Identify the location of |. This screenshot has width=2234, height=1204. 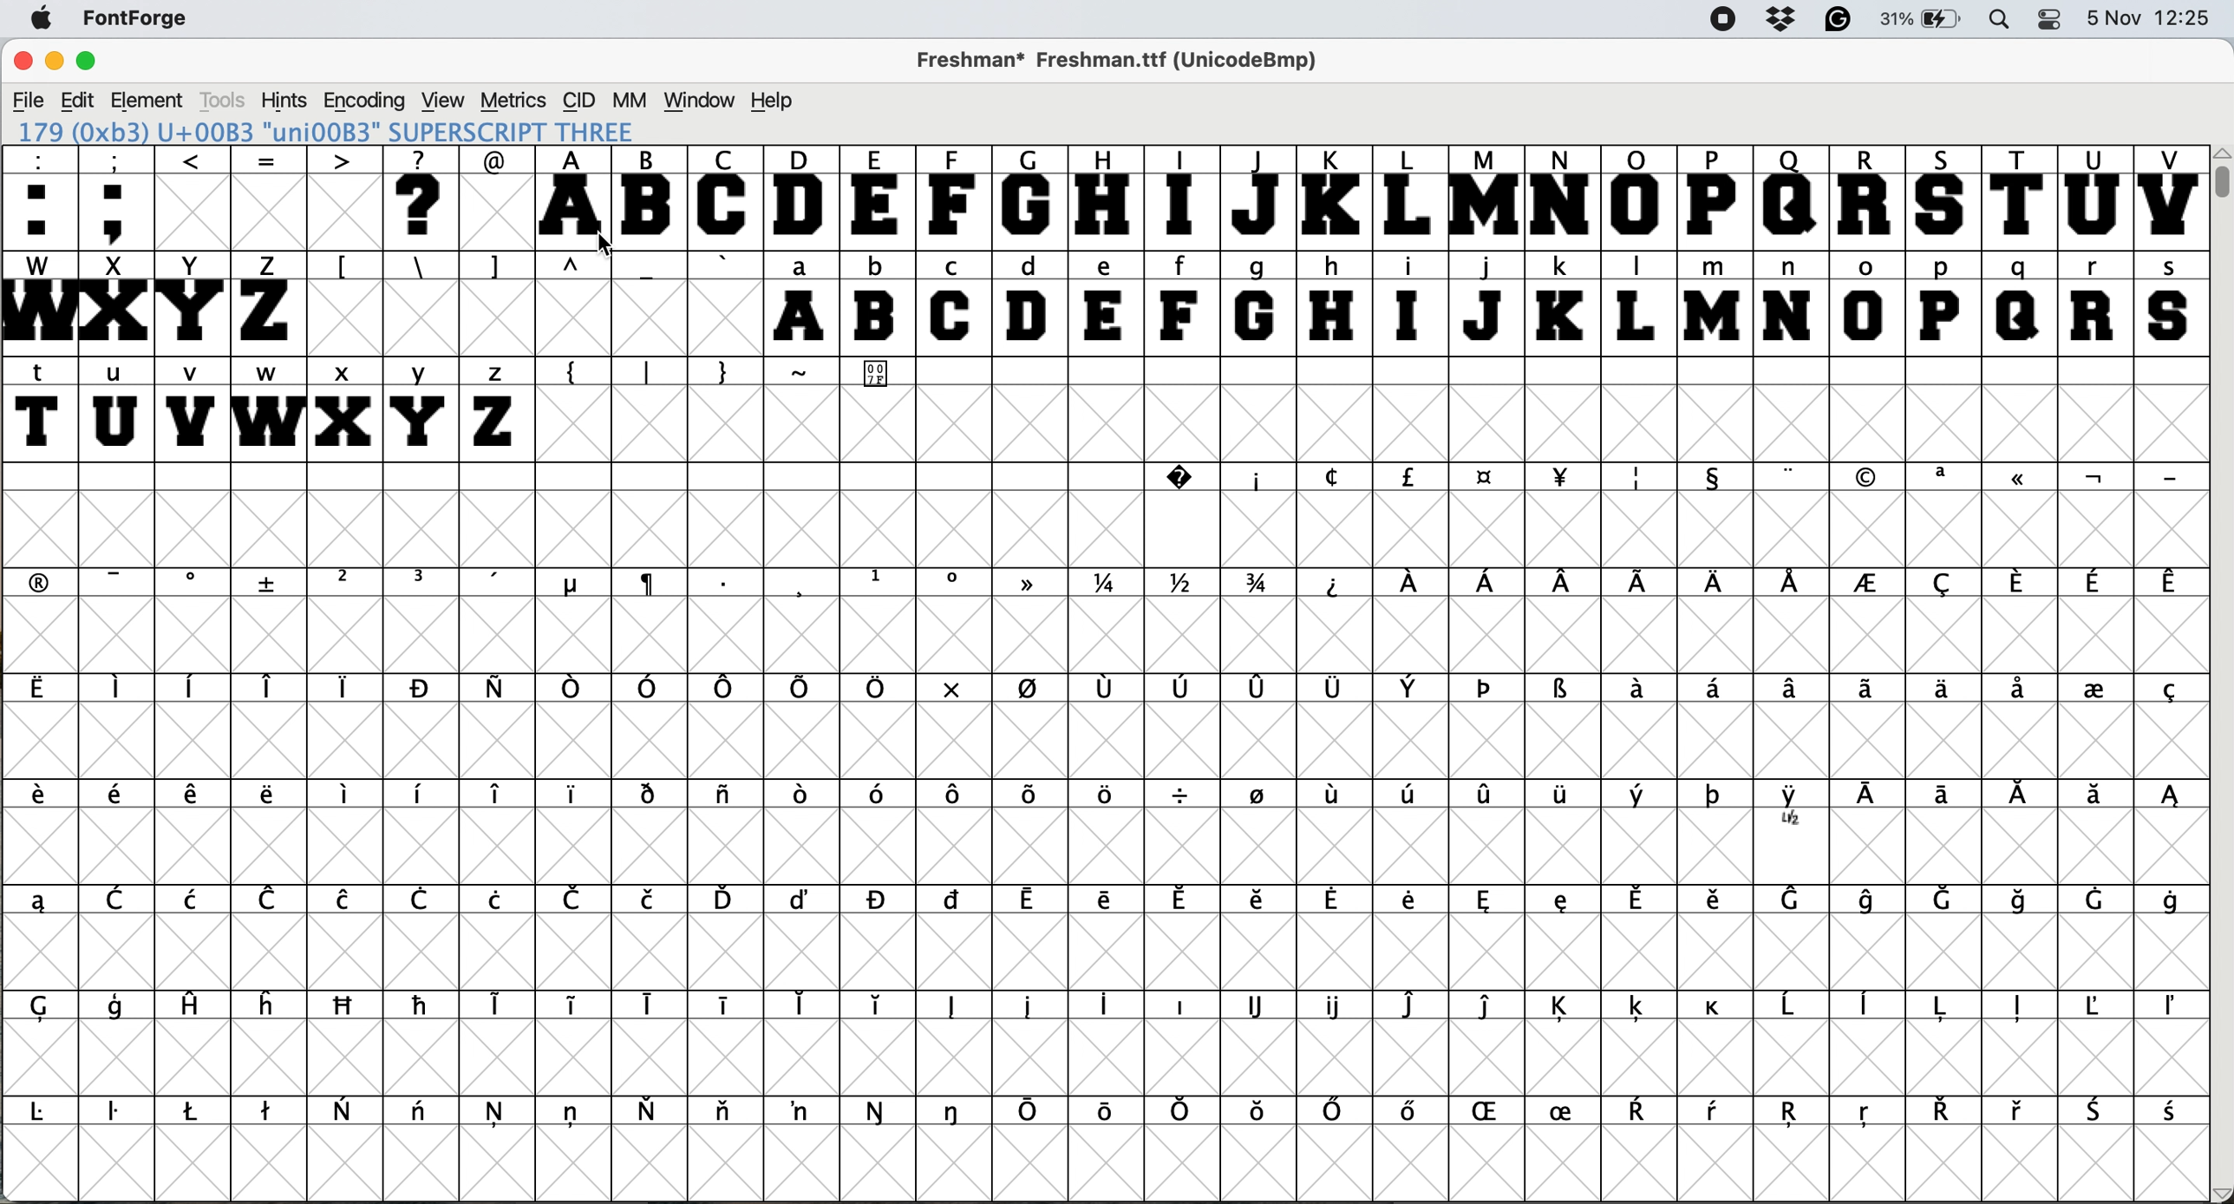
(649, 370).